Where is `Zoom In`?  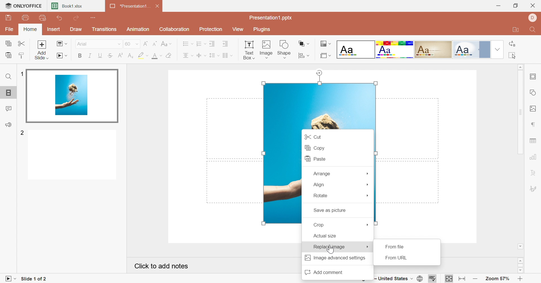
Zoom In is located at coordinates (521, 278).